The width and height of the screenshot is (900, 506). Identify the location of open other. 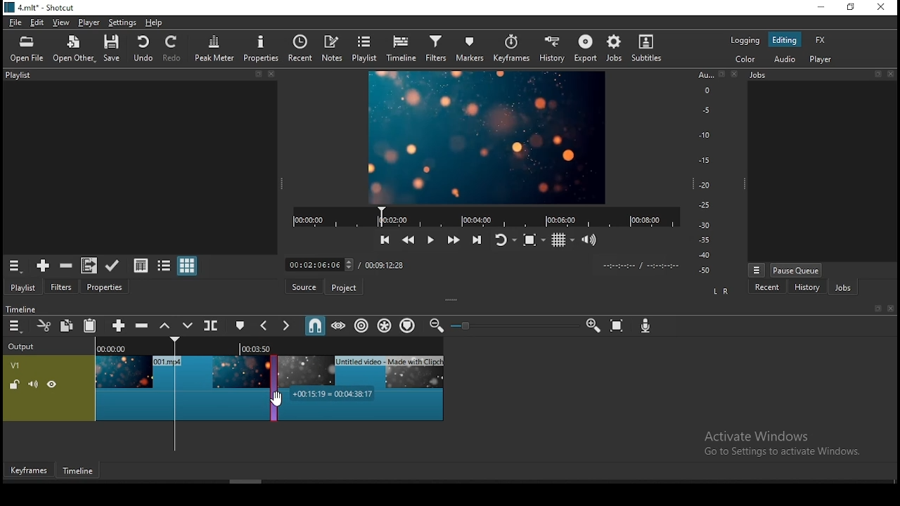
(75, 49).